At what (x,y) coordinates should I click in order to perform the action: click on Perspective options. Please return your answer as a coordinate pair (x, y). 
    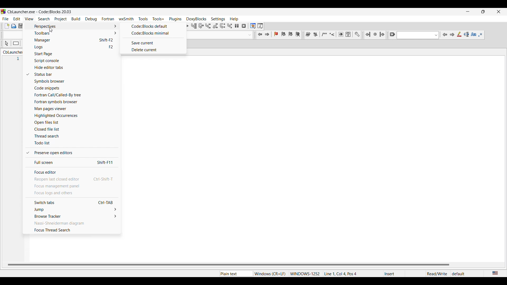
    Looking at the image, I should click on (75, 26).